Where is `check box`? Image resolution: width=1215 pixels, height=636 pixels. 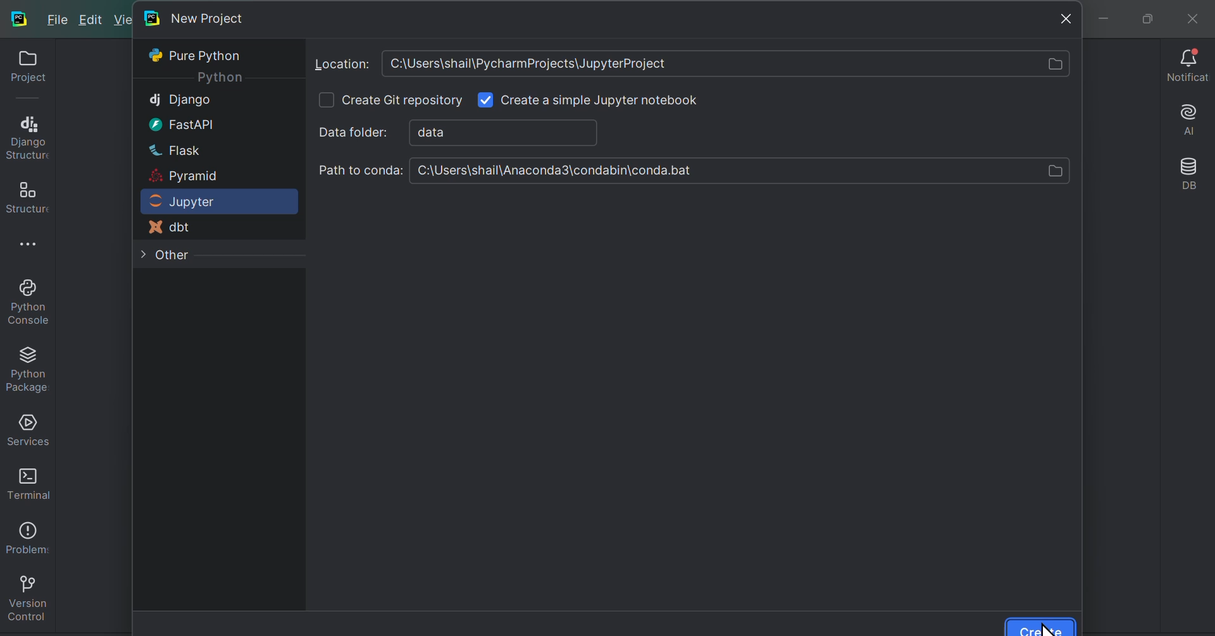 check box is located at coordinates (325, 100).